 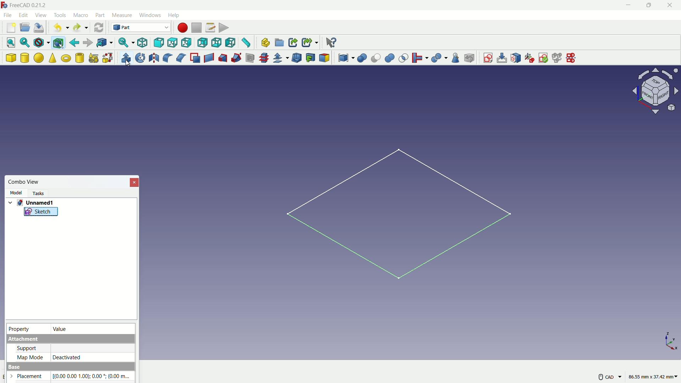 What do you see at coordinates (70, 366) in the screenshot?
I see `Base` at bounding box center [70, 366].